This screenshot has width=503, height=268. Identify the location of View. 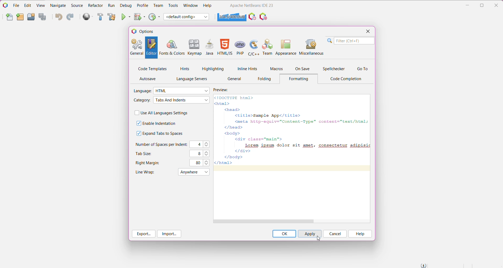
(41, 5).